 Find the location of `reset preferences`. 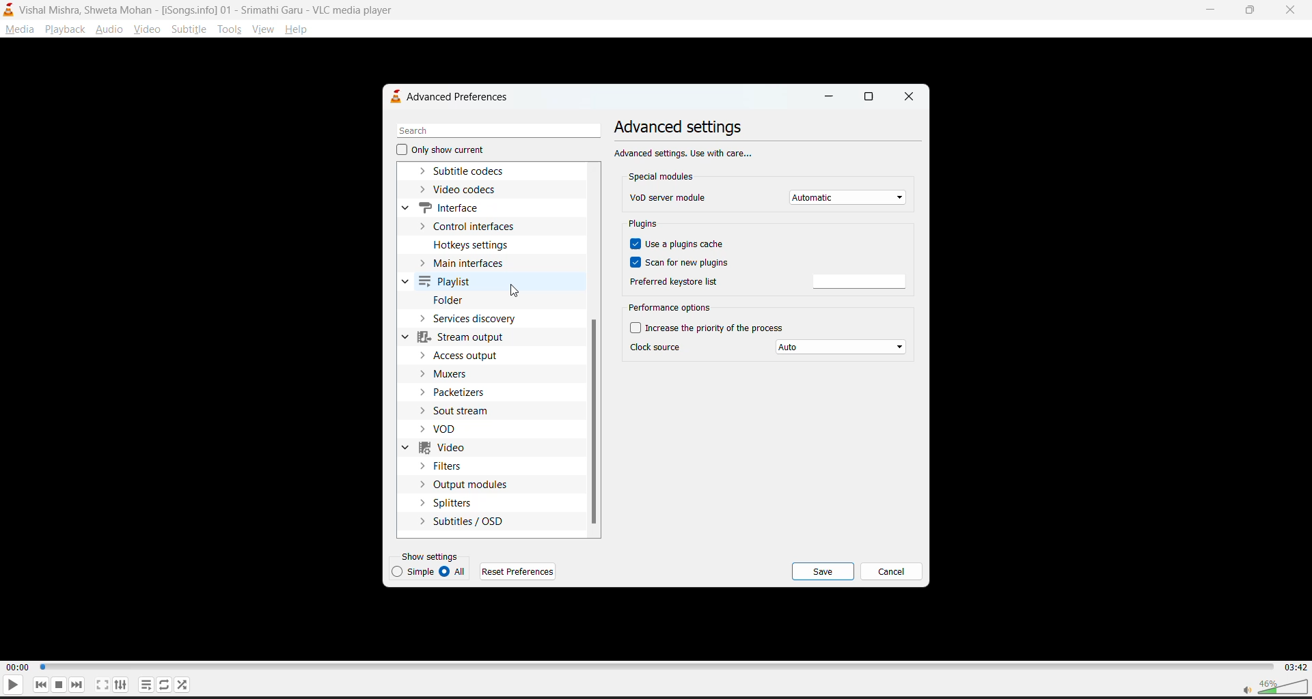

reset preferences is located at coordinates (517, 573).